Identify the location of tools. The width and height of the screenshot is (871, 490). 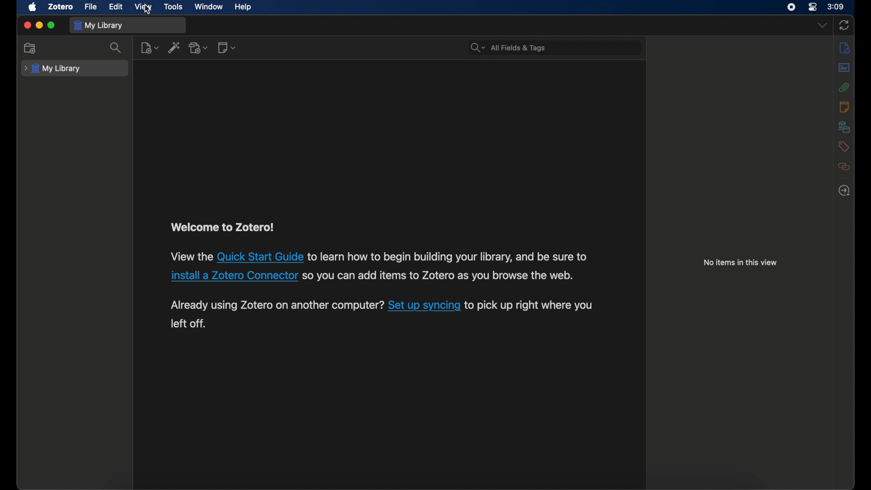
(174, 7).